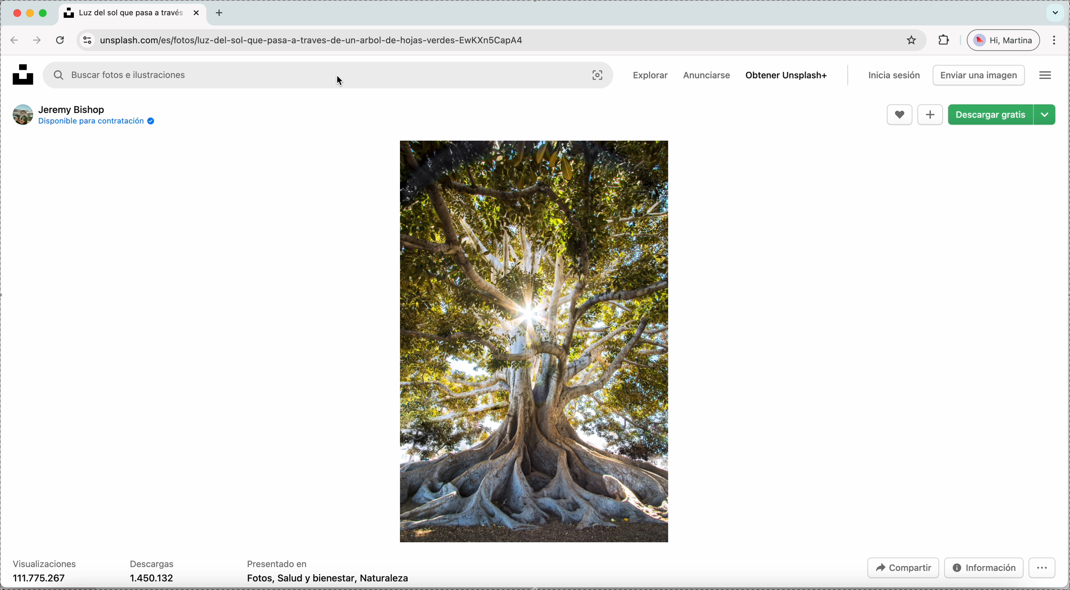 The width and height of the screenshot is (1070, 590). Describe the element at coordinates (909, 40) in the screenshot. I see `favorites` at that location.